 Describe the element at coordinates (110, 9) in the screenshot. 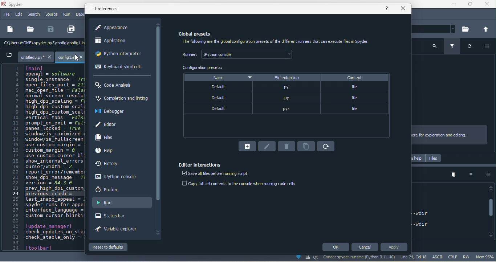

I see `preference` at that location.